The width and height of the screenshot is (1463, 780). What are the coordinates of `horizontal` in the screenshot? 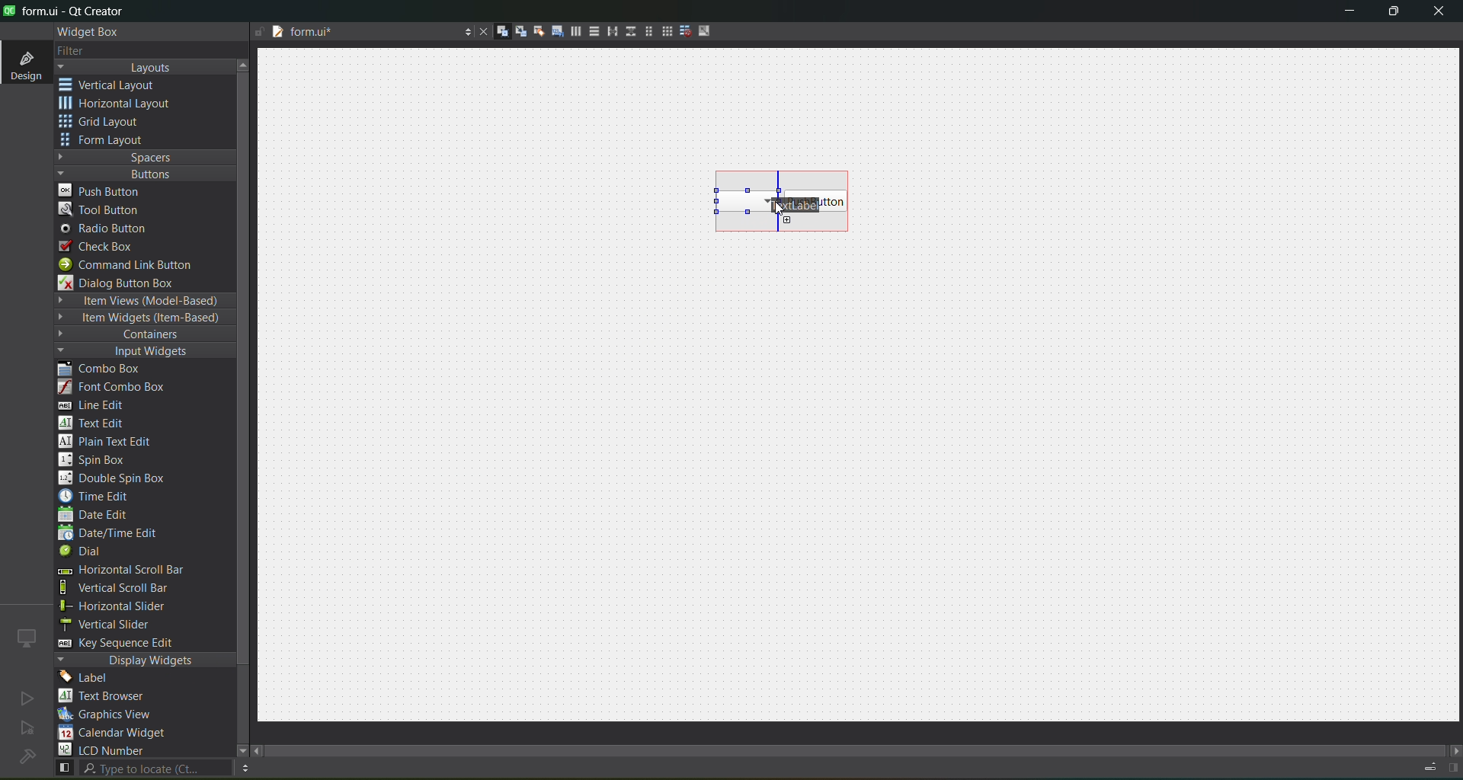 It's located at (118, 106).